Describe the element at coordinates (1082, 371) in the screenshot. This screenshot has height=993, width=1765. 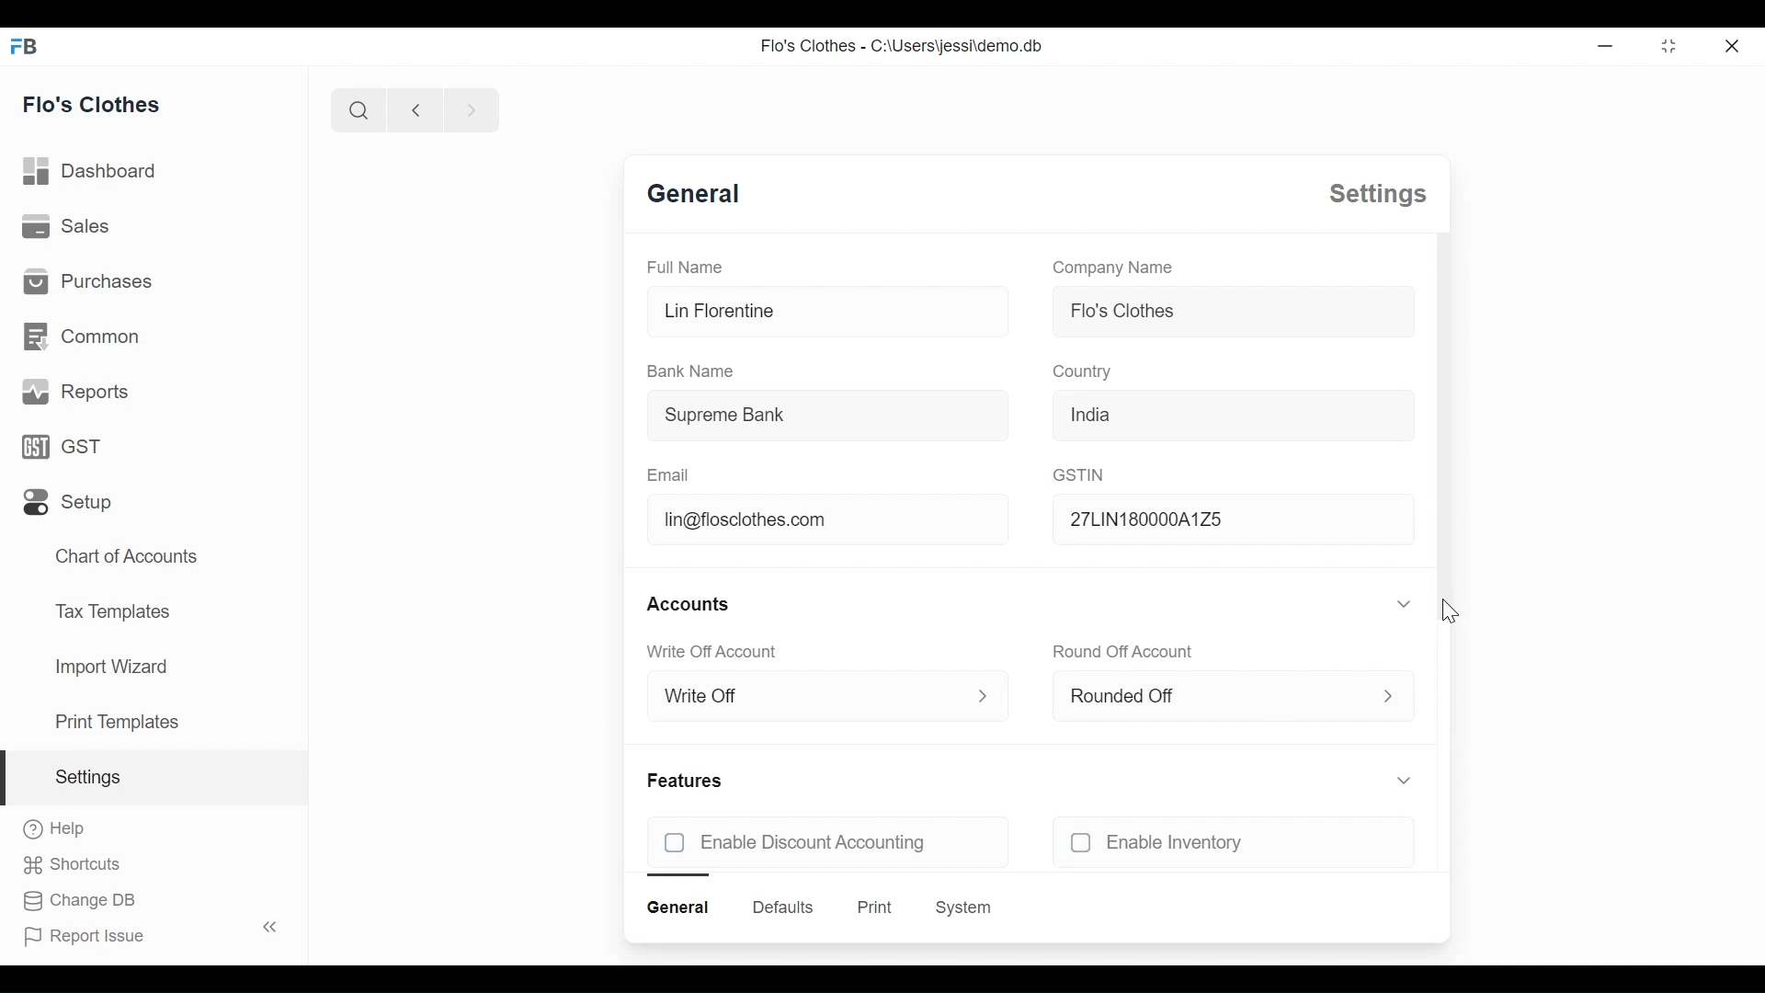
I see `Country` at that location.